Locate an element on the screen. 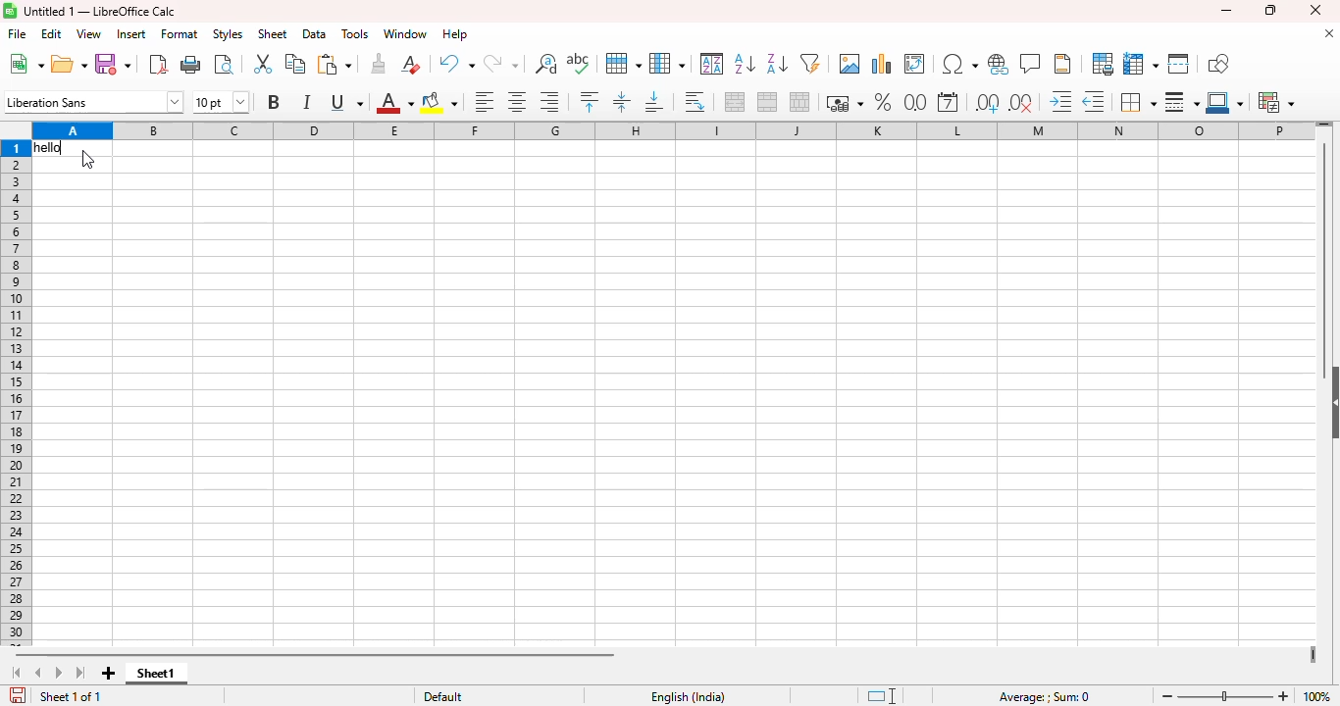  standard selection is located at coordinates (882, 696).